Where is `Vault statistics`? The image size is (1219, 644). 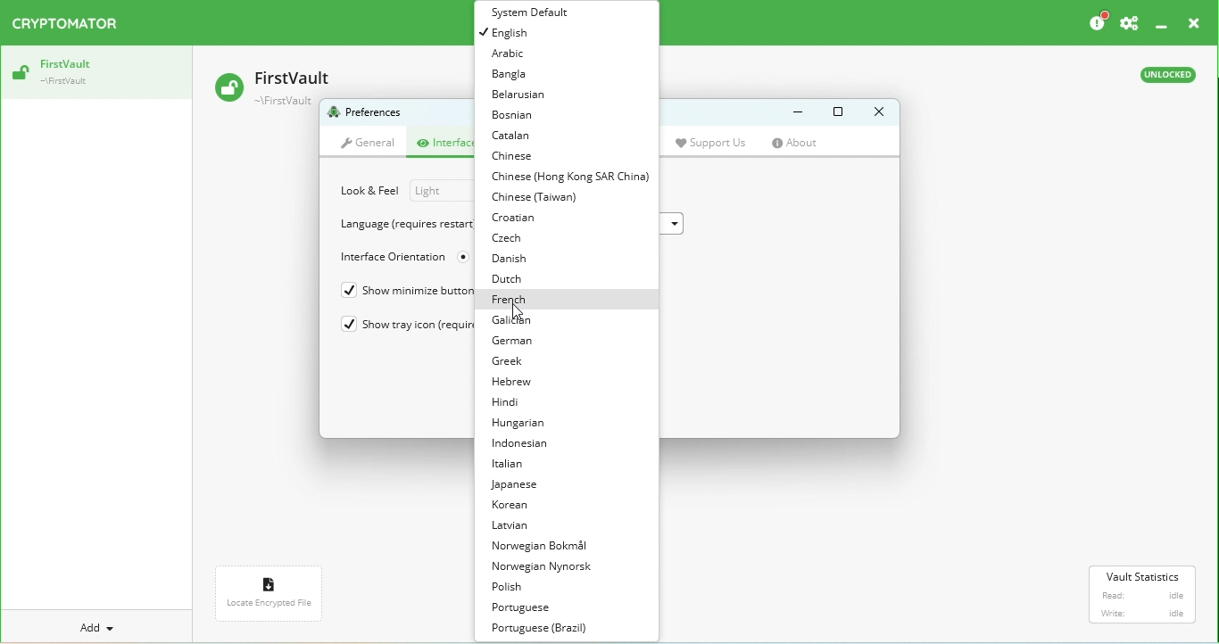 Vault statistics is located at coordinates (1145, 595).